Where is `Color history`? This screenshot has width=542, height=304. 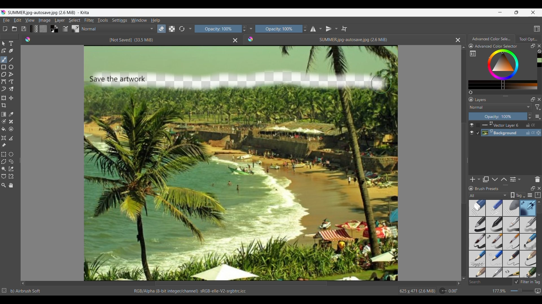 Color history is located at coordinates (539, 60).